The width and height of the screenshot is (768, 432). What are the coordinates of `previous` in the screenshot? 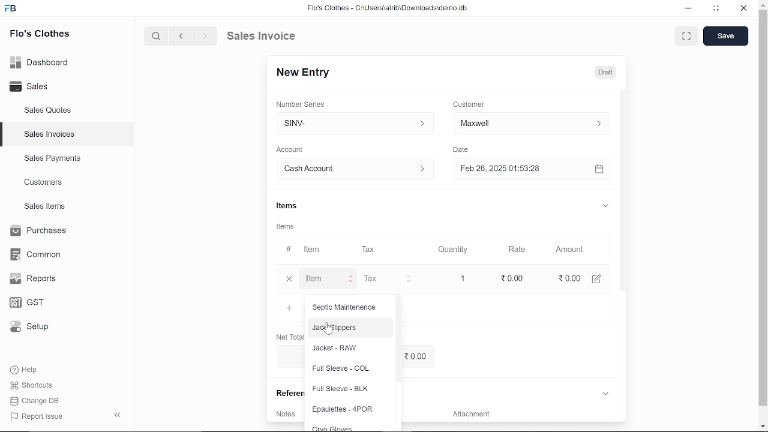 It's located at (181, 35).